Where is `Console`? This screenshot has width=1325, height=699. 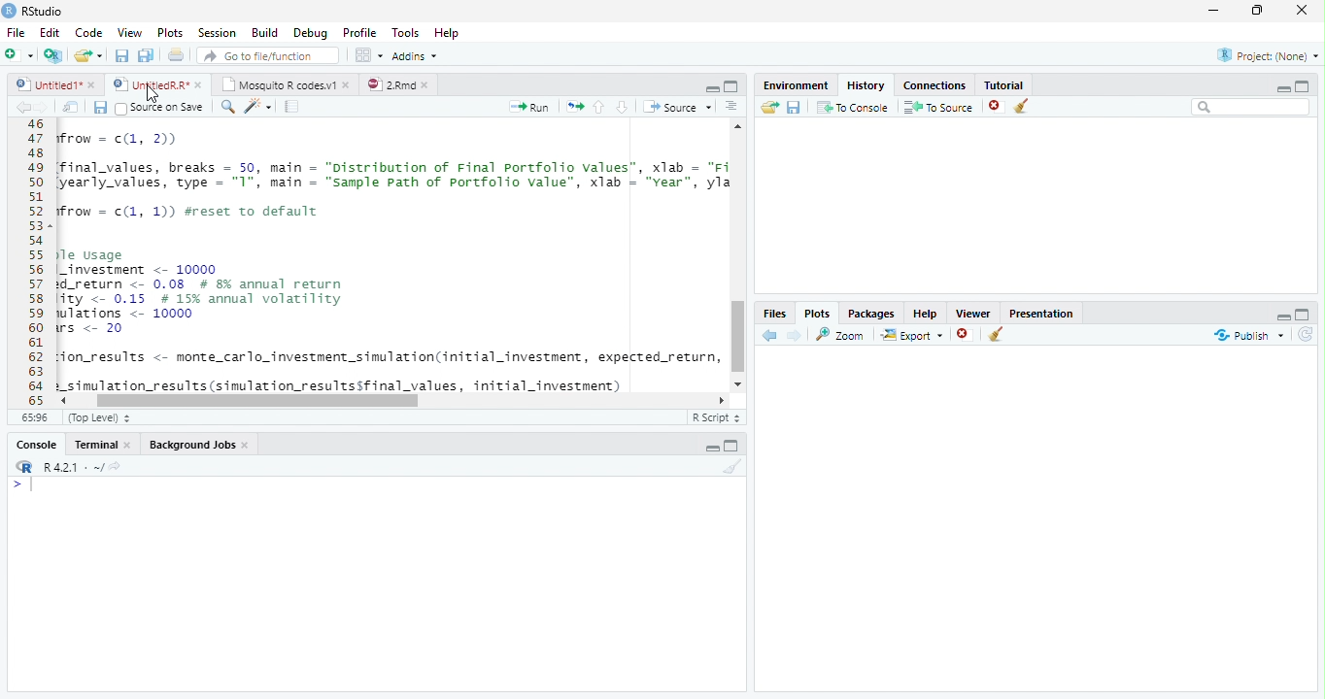
Console is located at coordinates (376, 583).